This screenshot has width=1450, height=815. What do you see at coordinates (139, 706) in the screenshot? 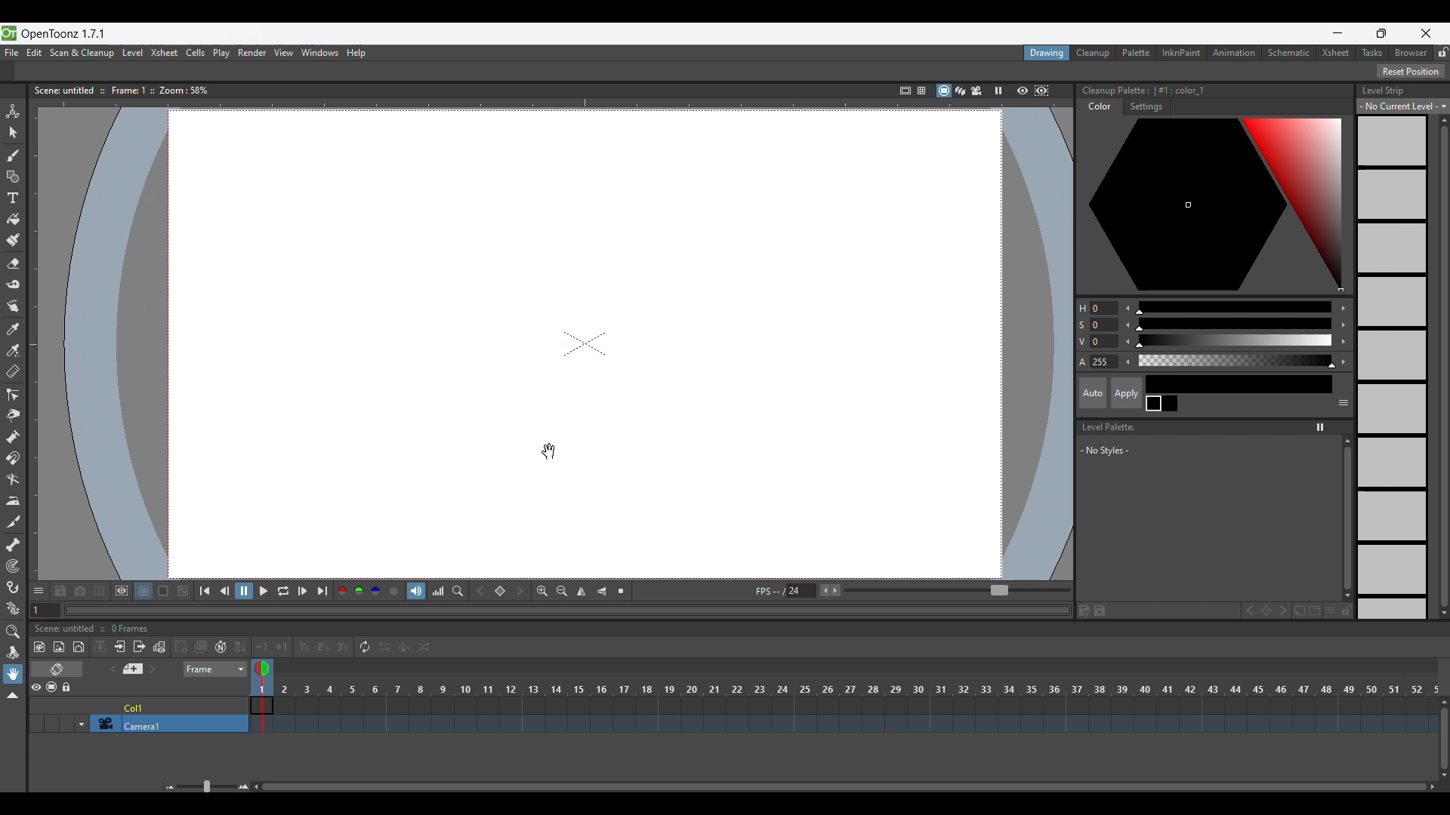
I see `Click to select column` at bounding box center [139, 706].